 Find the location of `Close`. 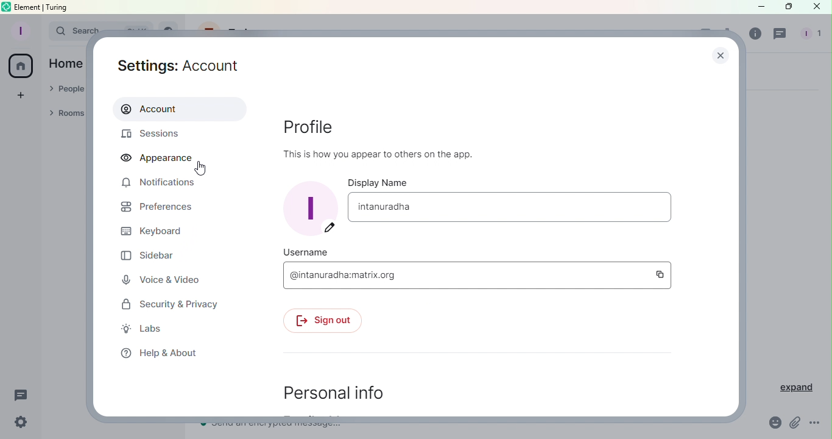

Close is located at coordinates (816, 9).